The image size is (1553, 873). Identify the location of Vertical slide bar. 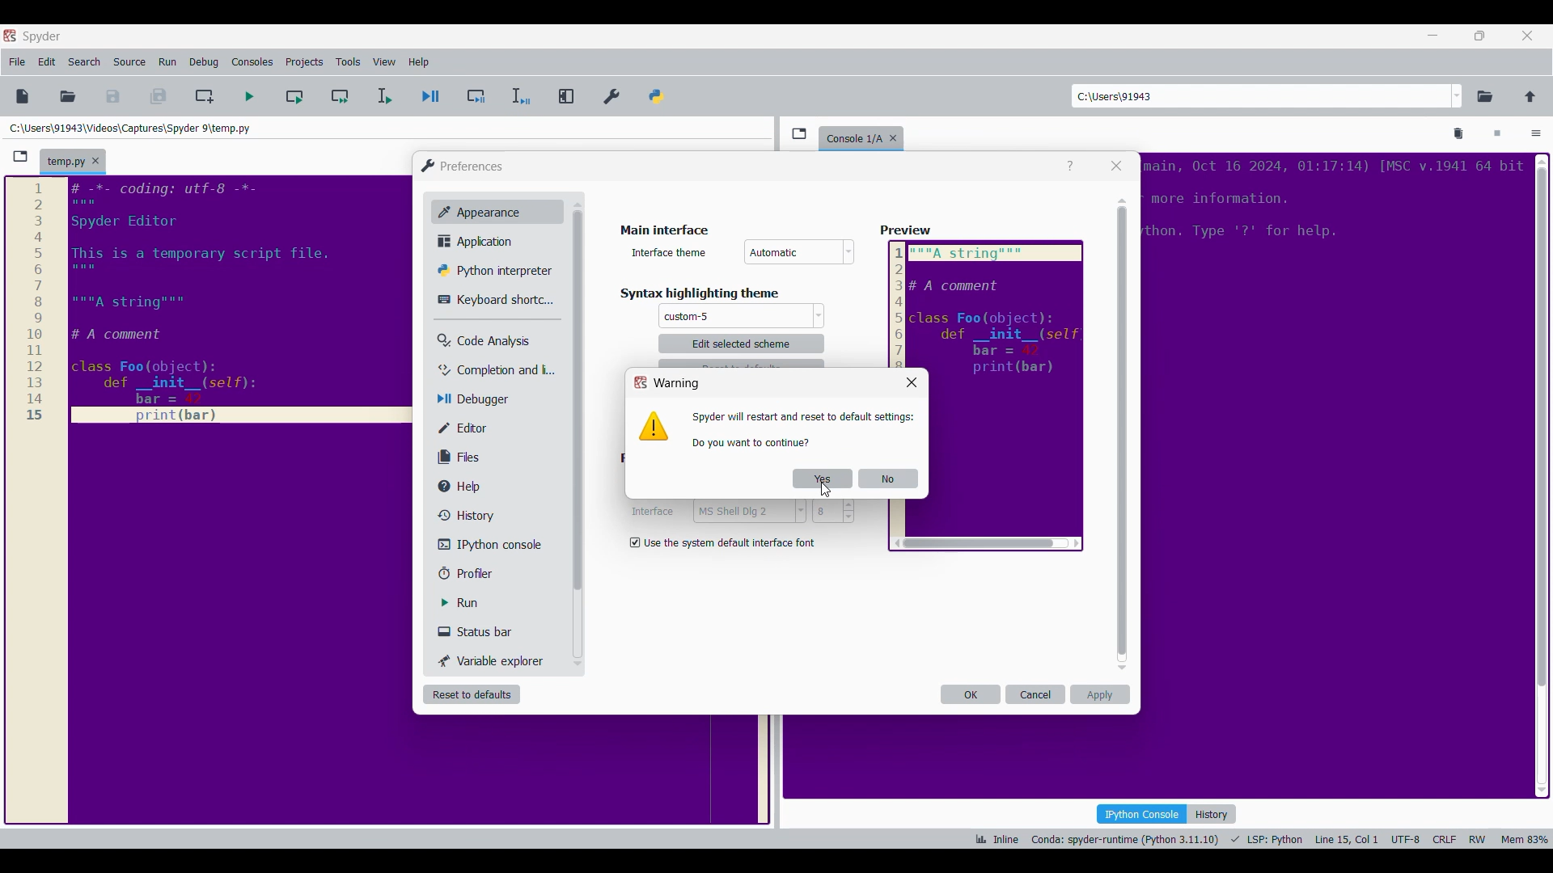
(578, 434).